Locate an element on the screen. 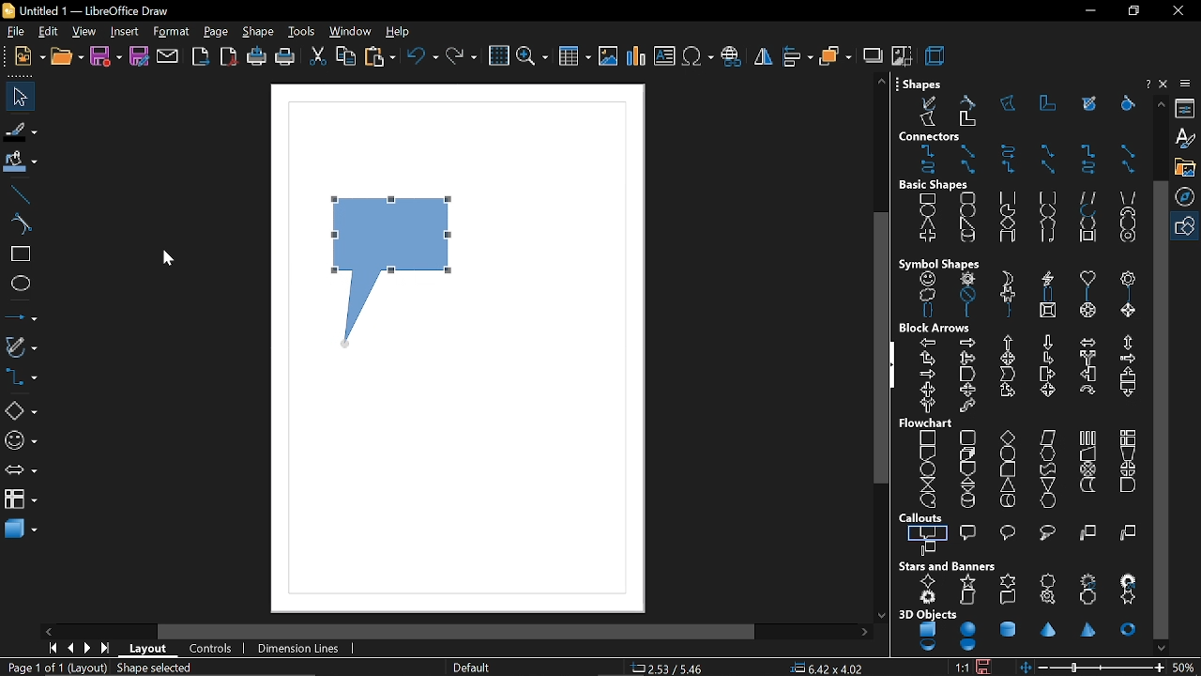 The image size is (1201, 676). help is located at coordinates (403, 33).